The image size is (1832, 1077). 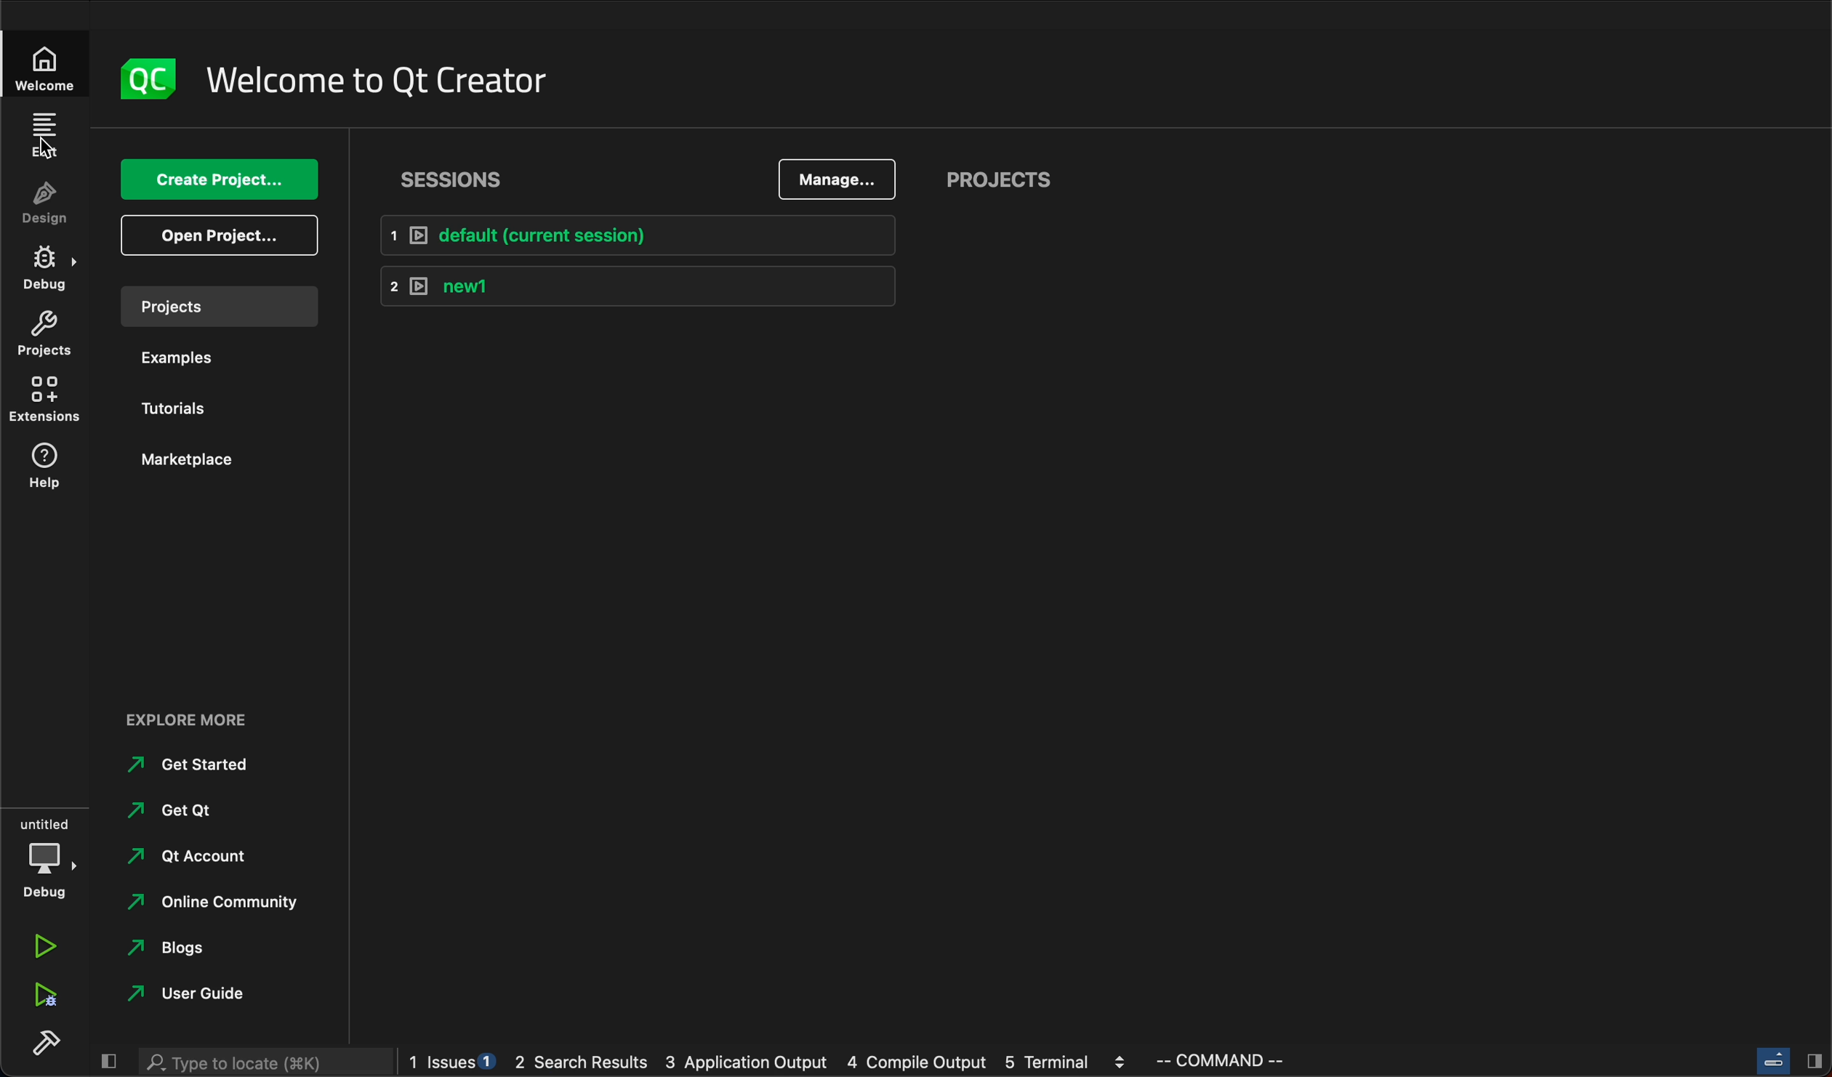 What do you see at coordinates (210, 304) in the screenshot?
I see `projects` at bounding box center [210, 304].